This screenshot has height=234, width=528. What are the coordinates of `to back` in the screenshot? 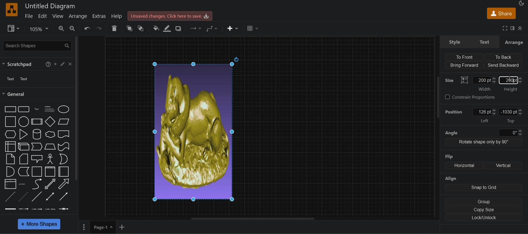 It's located at (141, 29).